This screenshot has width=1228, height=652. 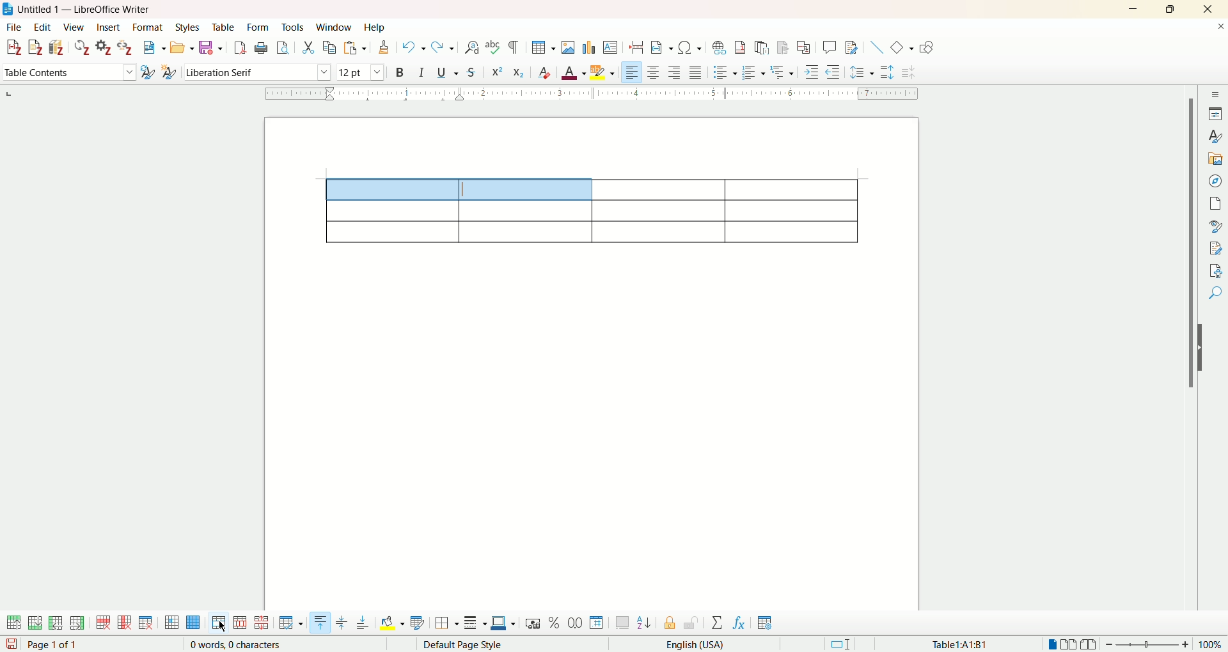 What do you see at coordinates (153, 47) in the screenshot?
I see `new` at bounding box center [153, 47].